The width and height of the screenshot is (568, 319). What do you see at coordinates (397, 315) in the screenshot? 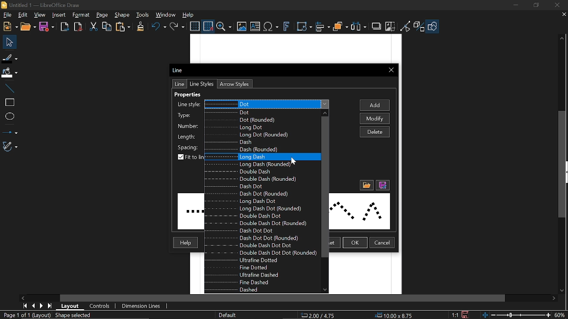
I see `Size` at bounding box center [397, 315].